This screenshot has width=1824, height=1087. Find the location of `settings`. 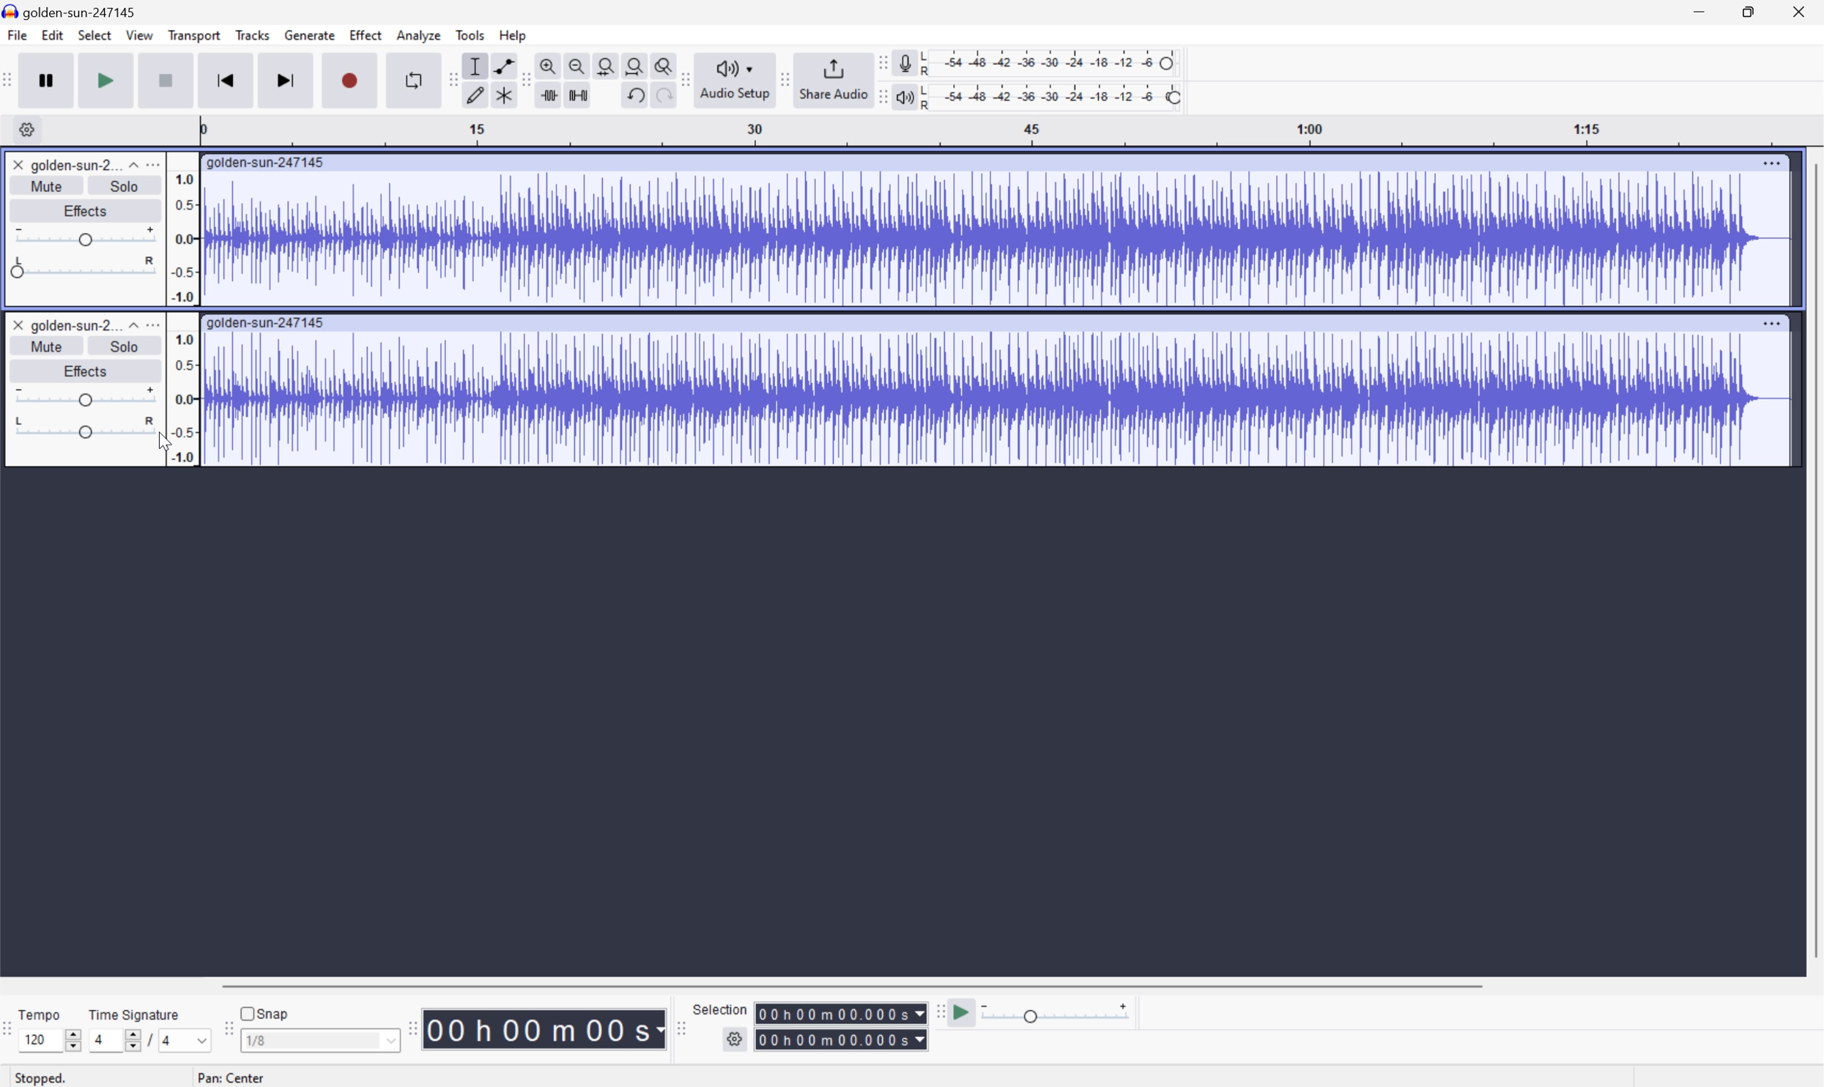

settings is located at coordinates (735, 1039).